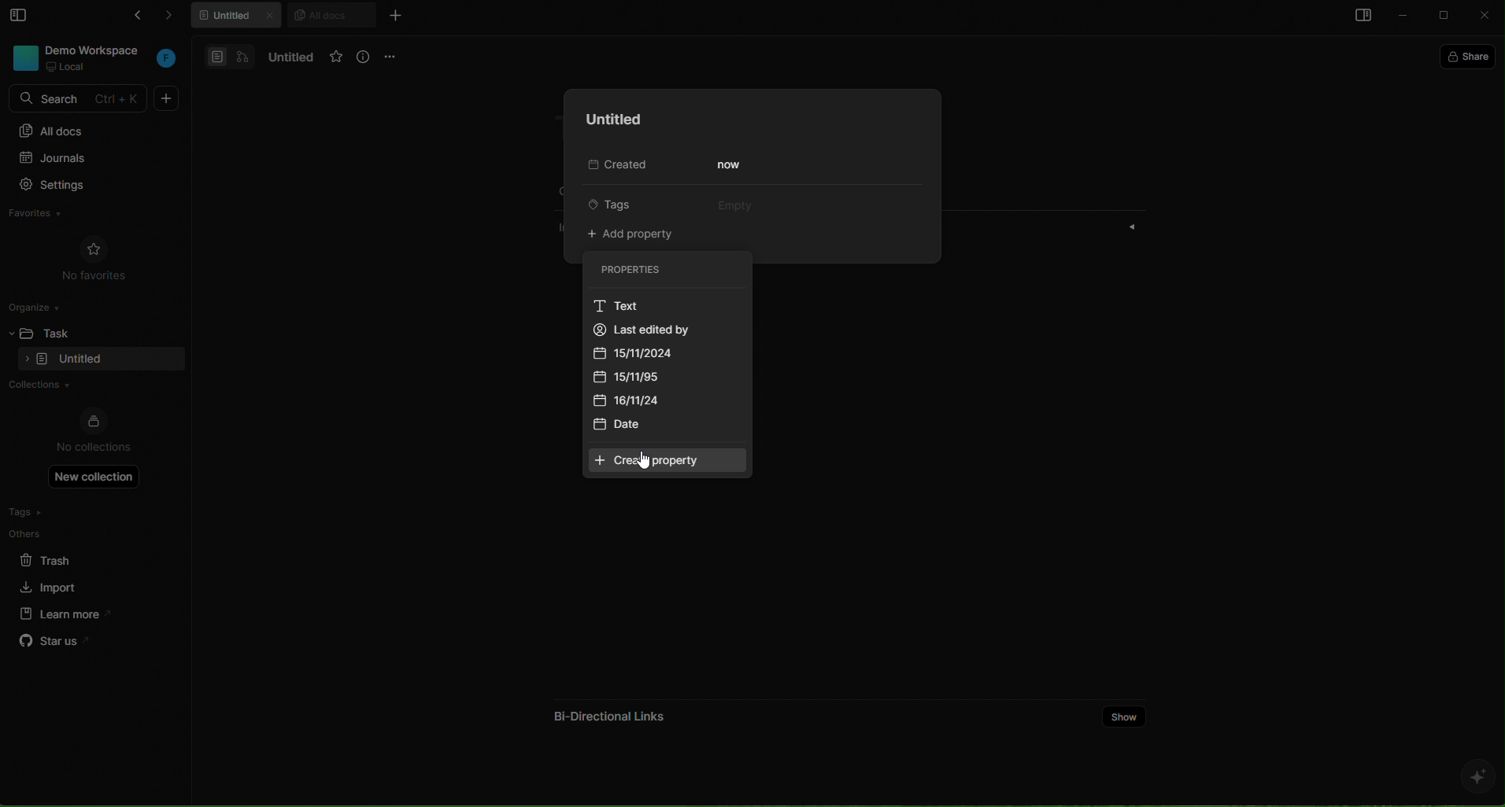 The height and width of the screenshot is (807, 1505). I want to click on local, so click(68, 67).